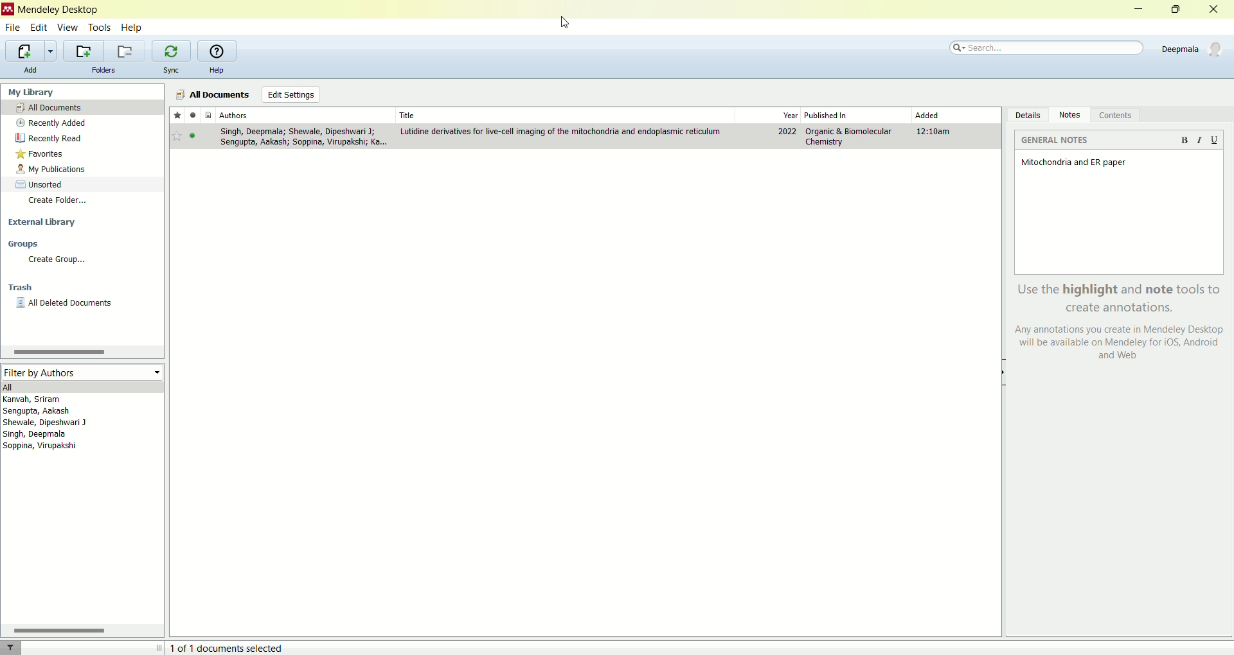  I want to click on general notes, so click(1056, 141).